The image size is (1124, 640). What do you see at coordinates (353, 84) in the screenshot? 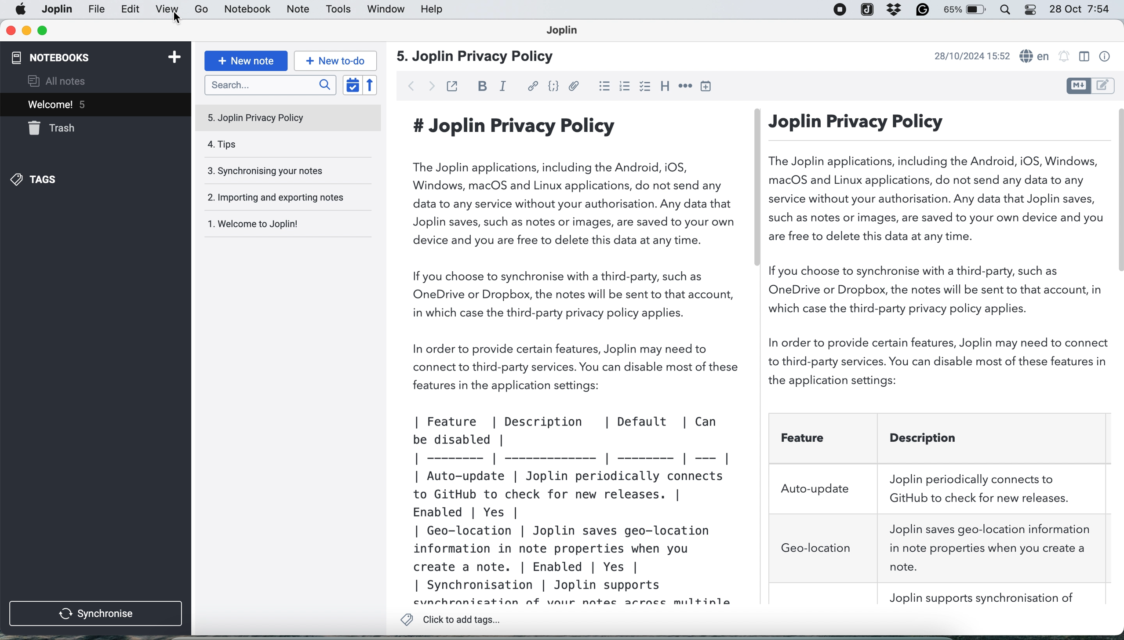
I see `toggle sort order field` at bounding box center [353, 84].